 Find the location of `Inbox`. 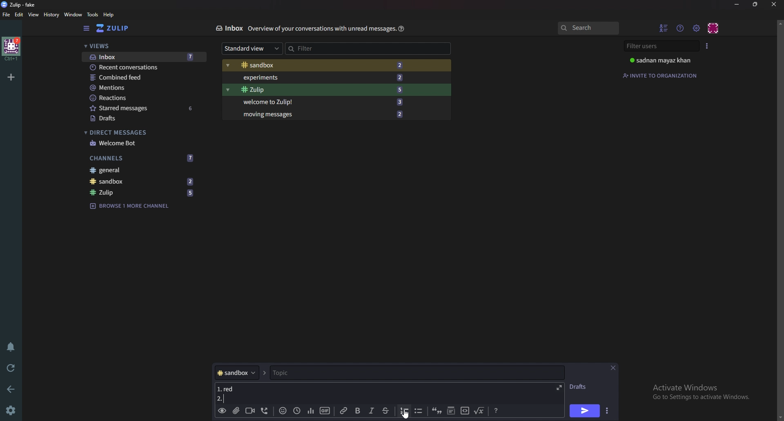

Inbox is located at coordinates (141, 57).